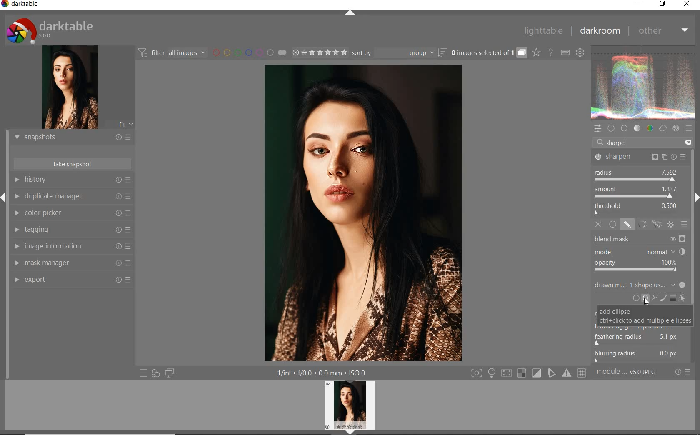 Image resolution: width=700 pixels, height=435 pixels. Describe the element at coordinates (641, 286) in the screenshot. I see `DRAWN MASK` at that location.